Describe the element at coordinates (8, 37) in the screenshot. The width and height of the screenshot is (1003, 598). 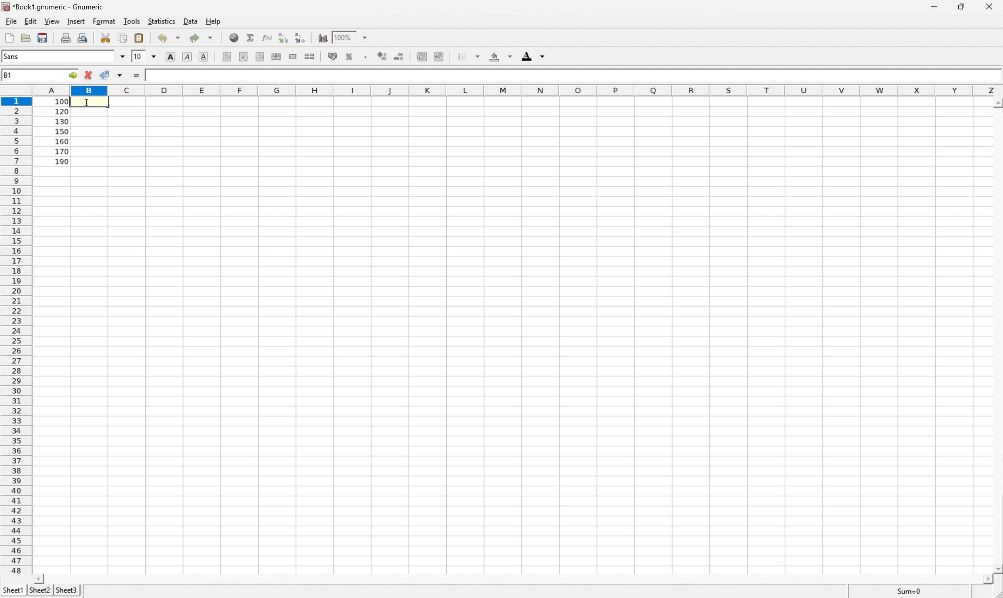
I see `Create a new workbook` at that location.